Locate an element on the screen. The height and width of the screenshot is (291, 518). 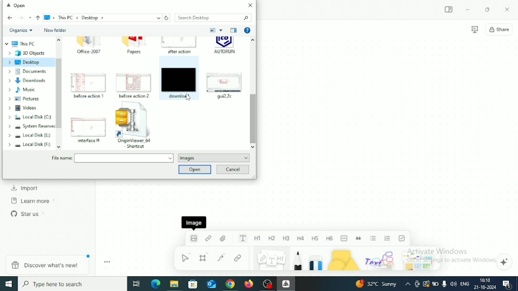
Note is located at coordinates (271, 259).